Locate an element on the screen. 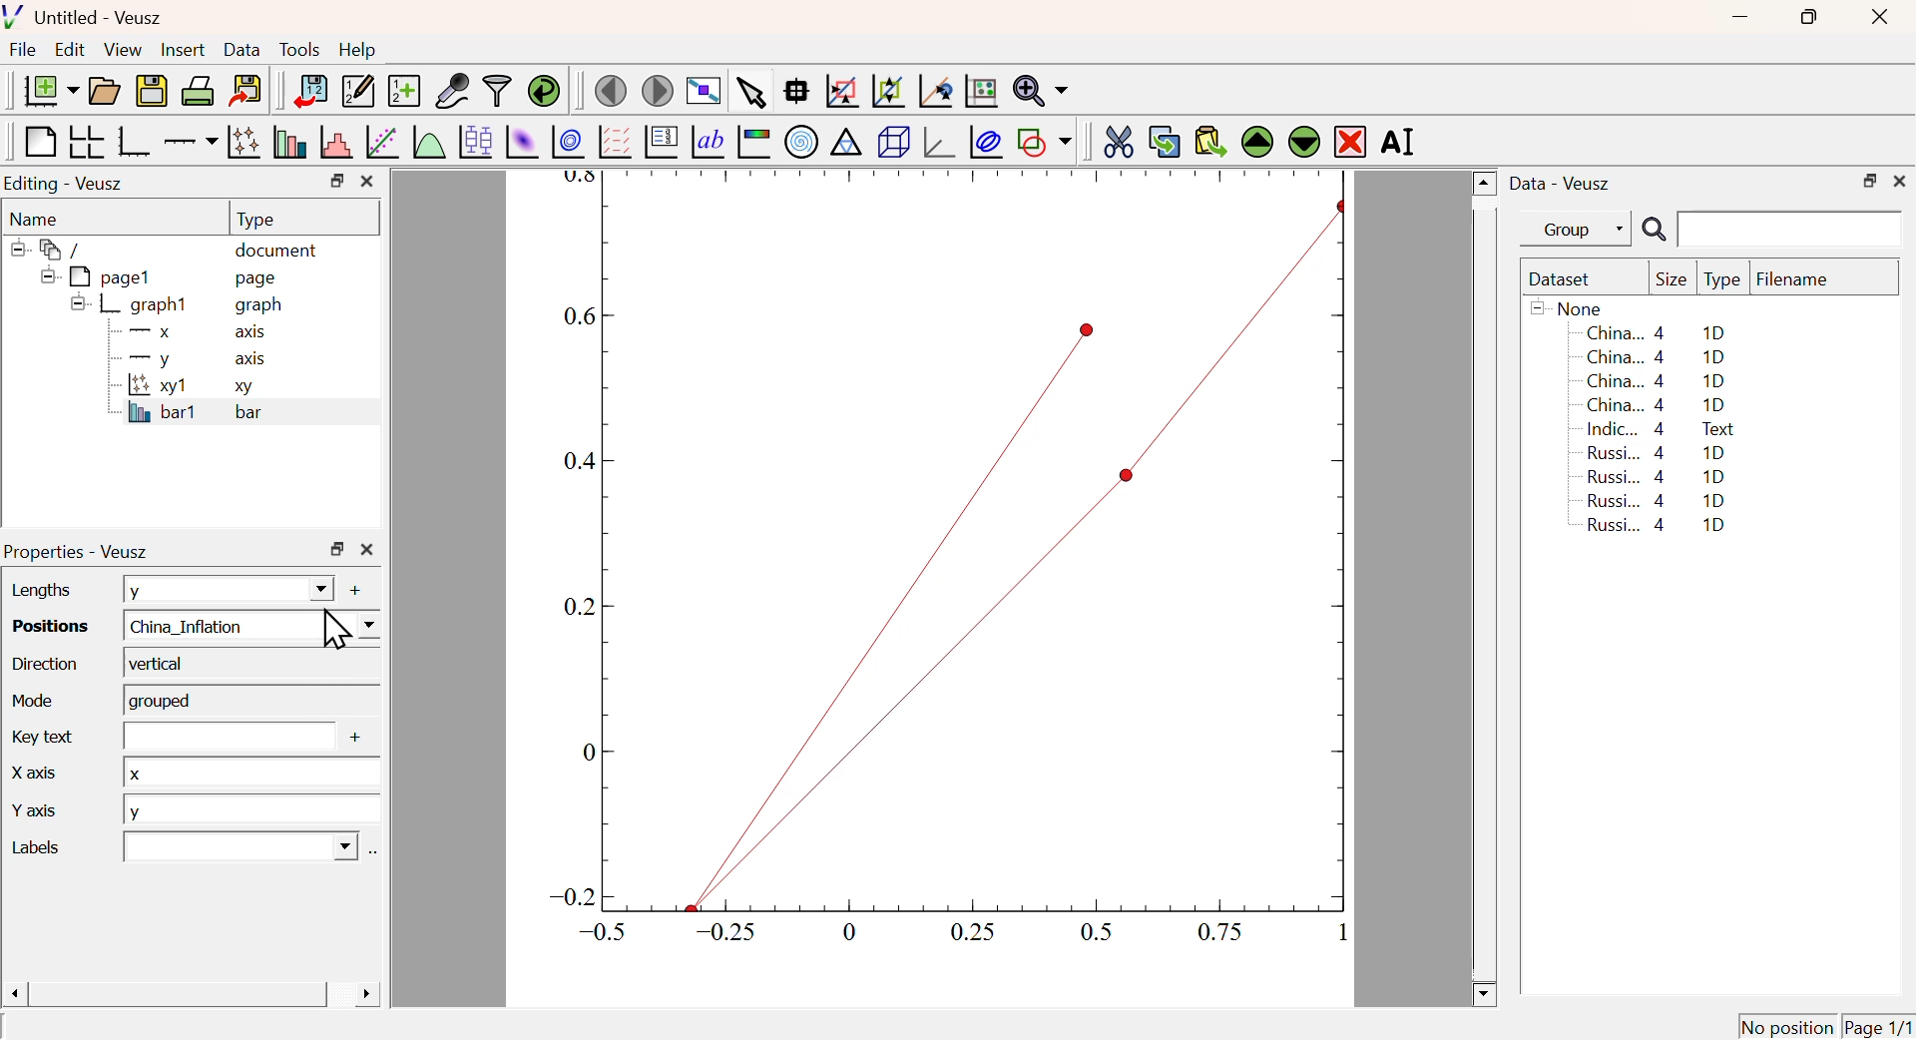 This screenshot has width=1916, height=1040. Add an axis to a plot is located at coordinates (190, 144).